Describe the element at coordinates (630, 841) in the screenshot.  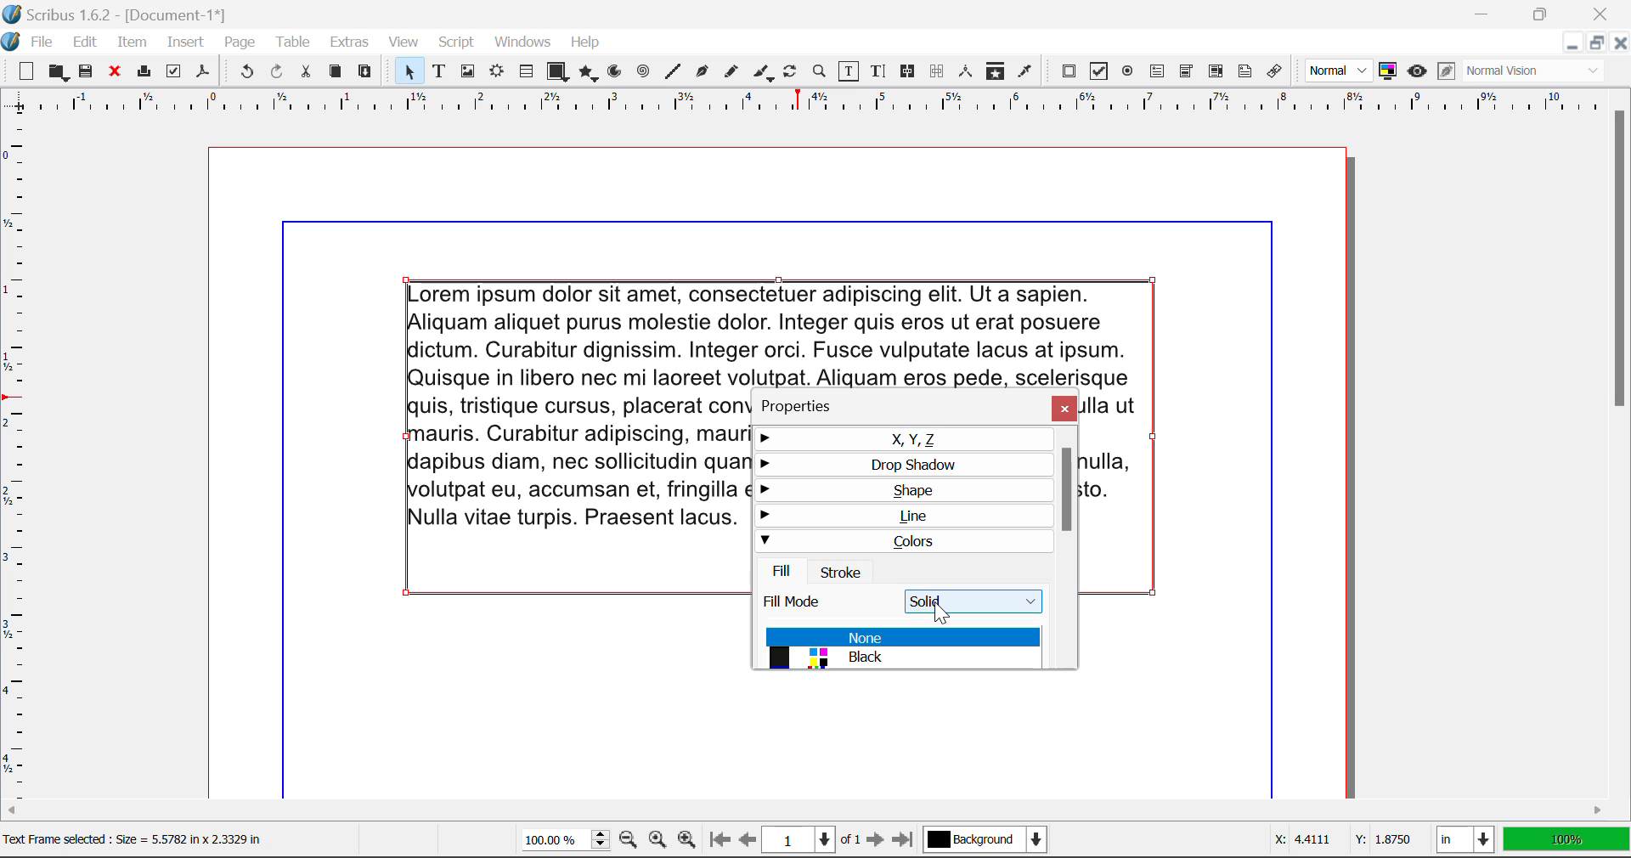
I see `Zoom Out` at that location.